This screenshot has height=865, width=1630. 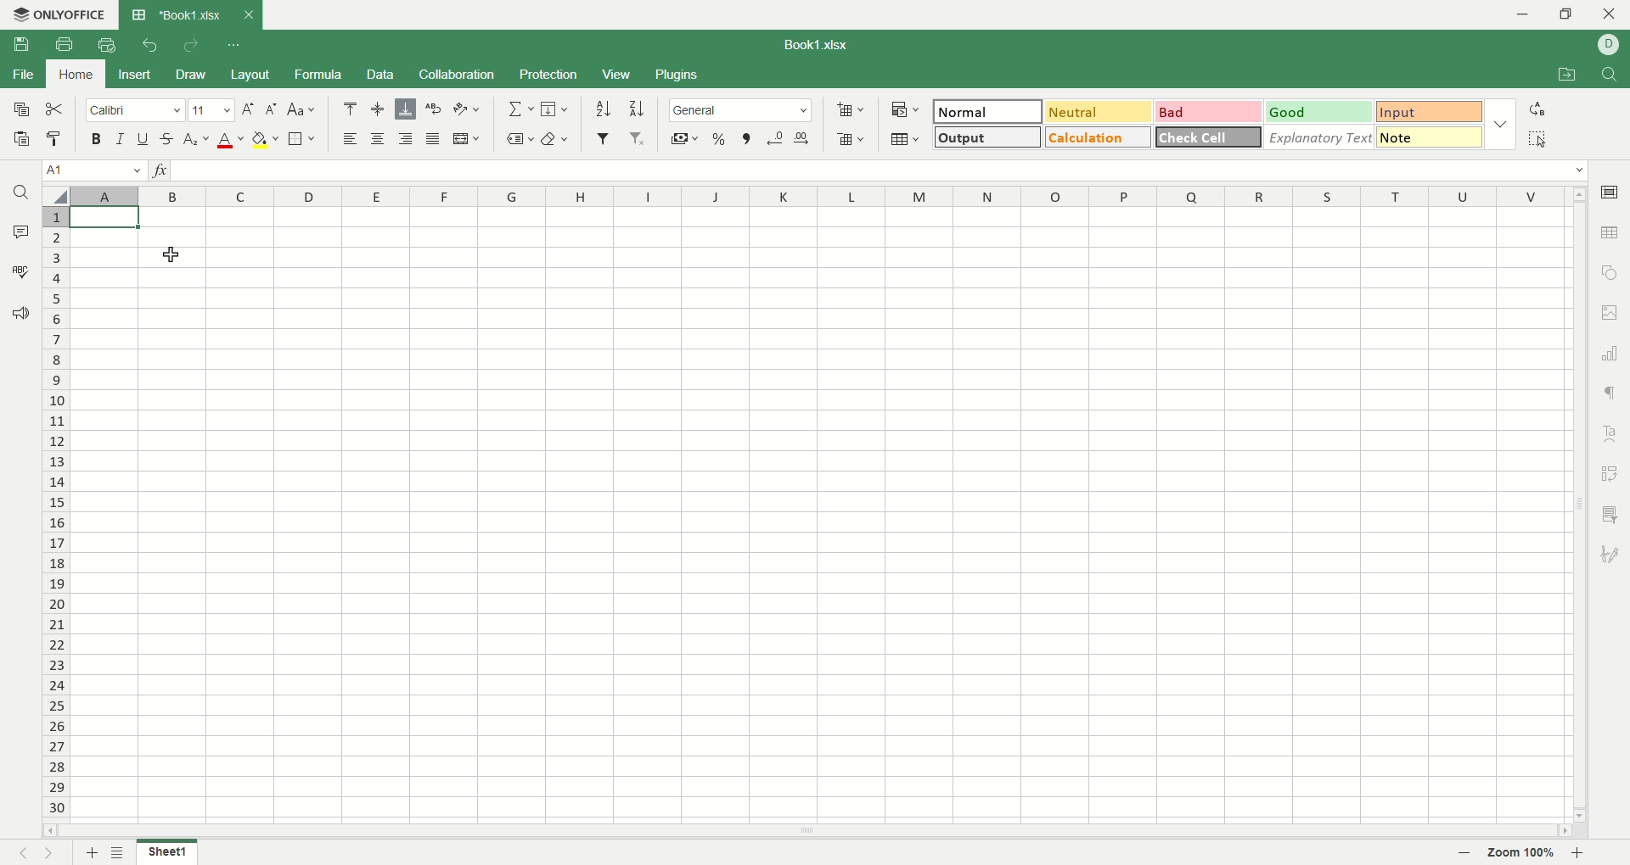 What do you see at coordinates (1430, 112) in the screenshot?
I see `input` at bounding box center [1430, 112].